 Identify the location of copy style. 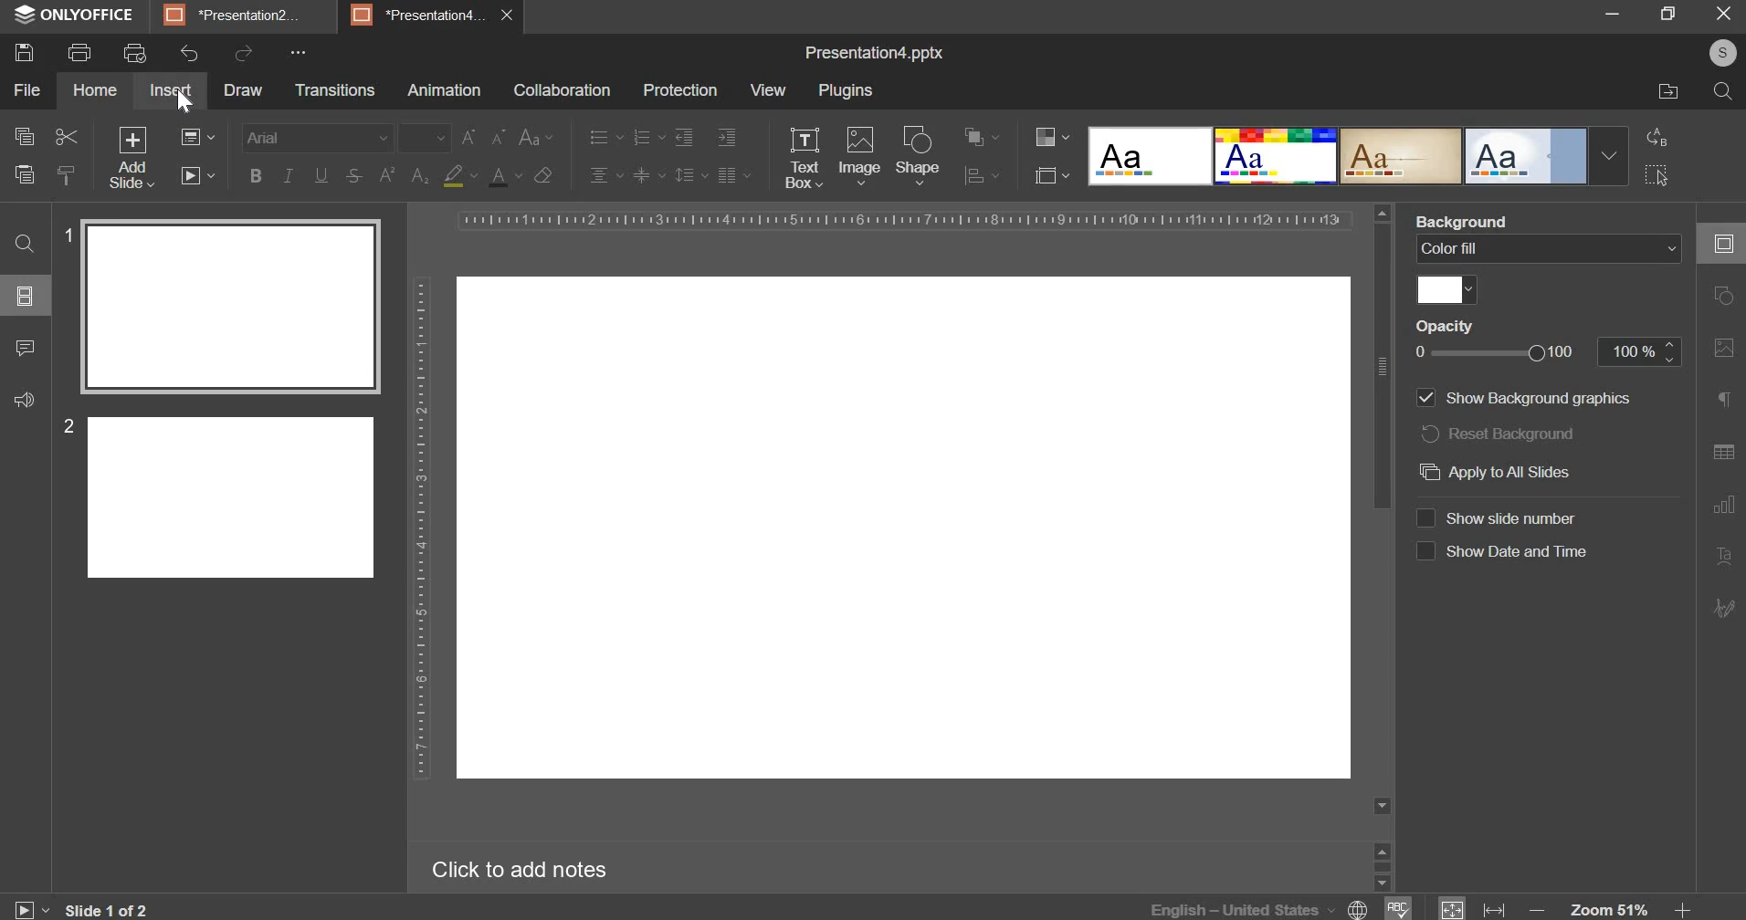
(68, 177).